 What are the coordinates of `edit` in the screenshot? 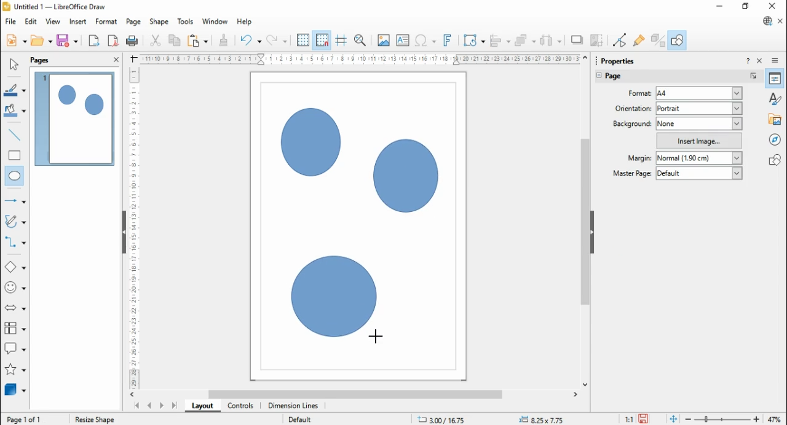 It's located at (31, 21).